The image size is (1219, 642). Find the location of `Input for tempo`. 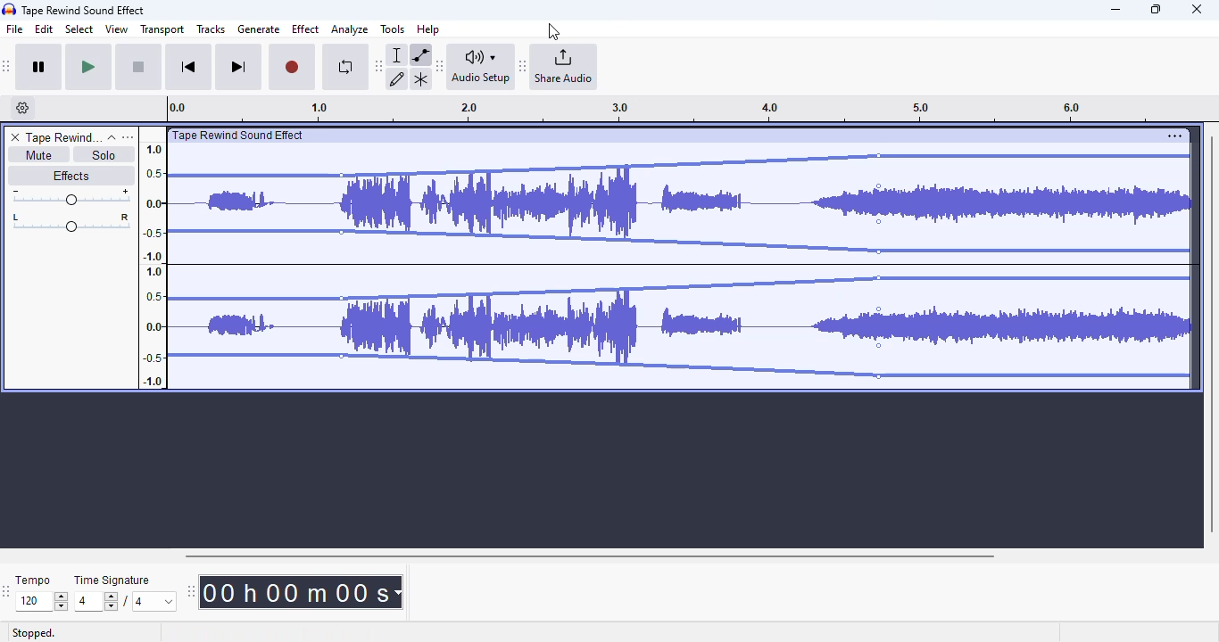

Input for tempo is located at coordinates (41, 602).